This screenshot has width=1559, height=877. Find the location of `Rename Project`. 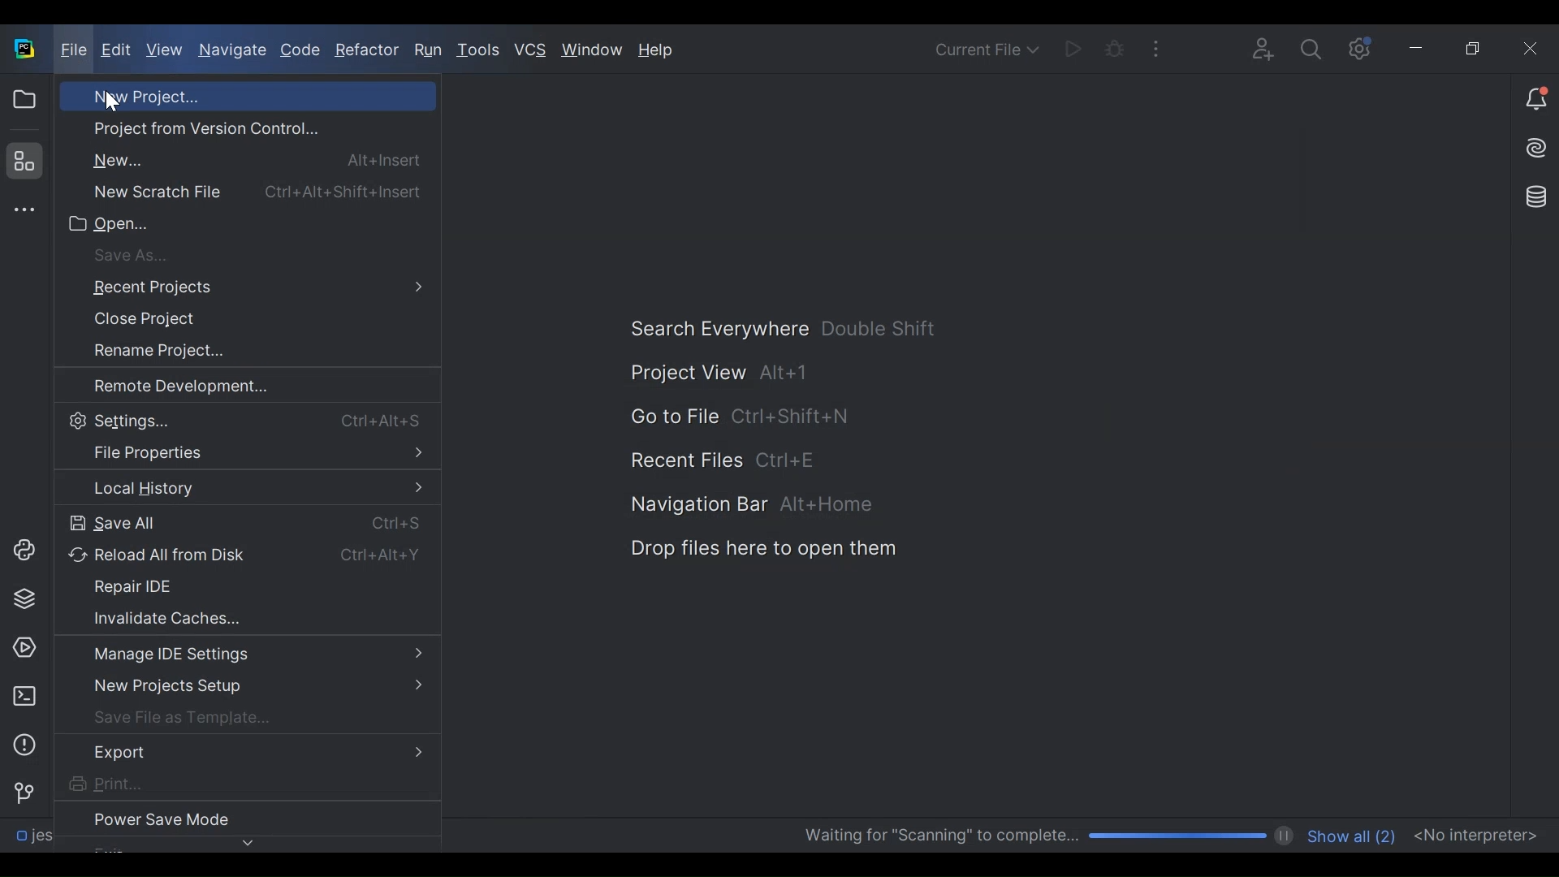

Rename Project is located at coordinates (226, 352).